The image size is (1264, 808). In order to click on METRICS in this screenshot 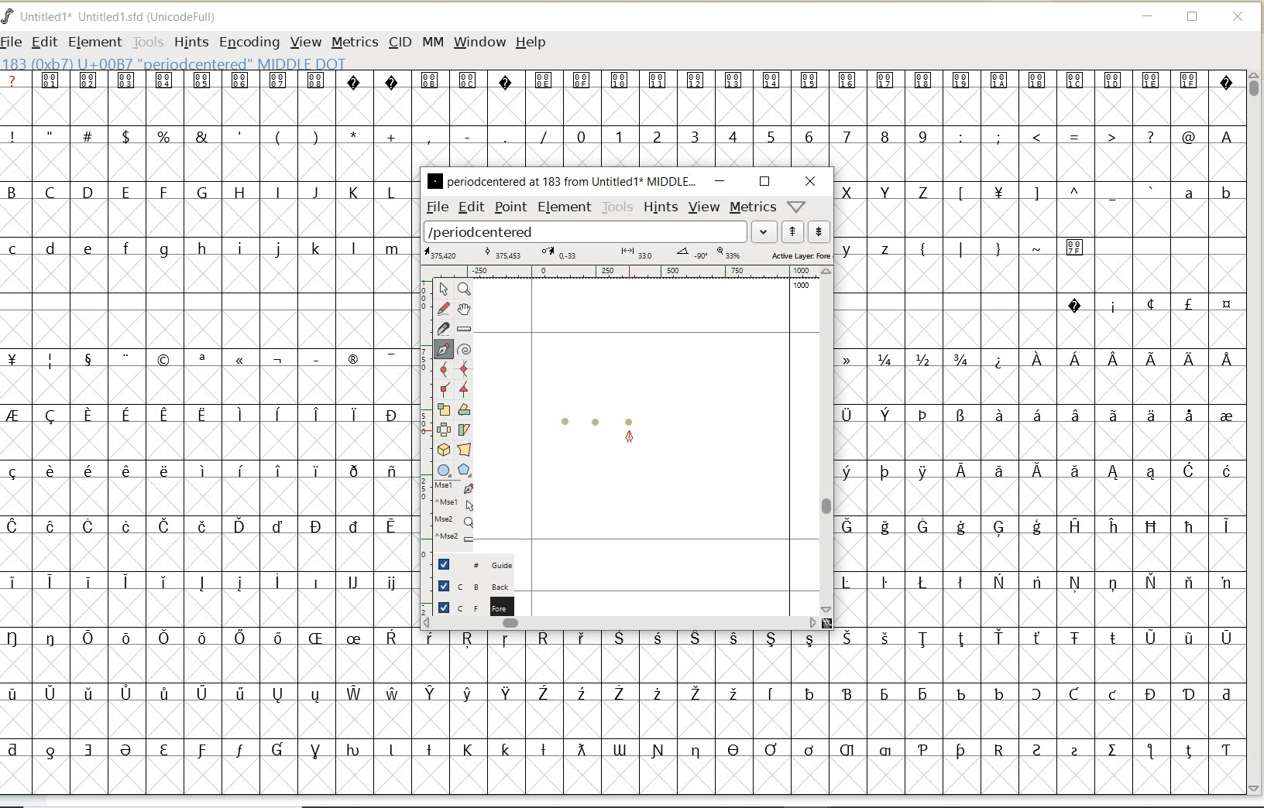, I will do `click(354, 43)`.